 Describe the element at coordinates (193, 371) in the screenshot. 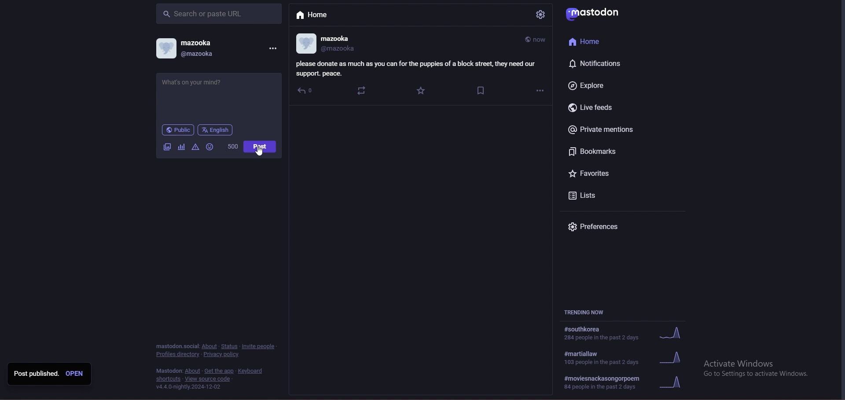

I see `about` at that location.